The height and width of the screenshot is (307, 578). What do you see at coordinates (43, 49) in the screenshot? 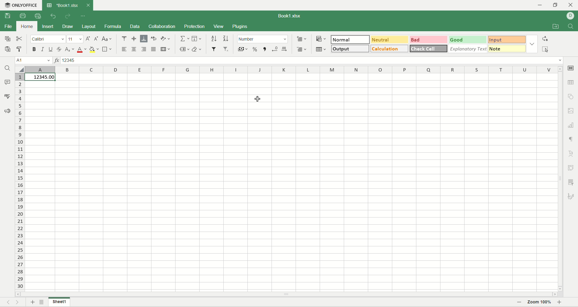
I see `italic` at bounding box center [43, 49].